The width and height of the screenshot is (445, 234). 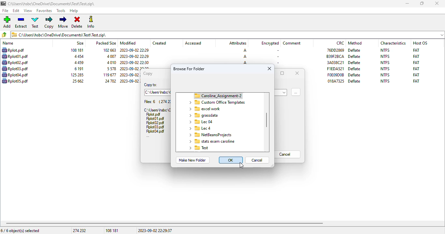 I want to click on horizontal scroll bar, so click(x=165, y=223).